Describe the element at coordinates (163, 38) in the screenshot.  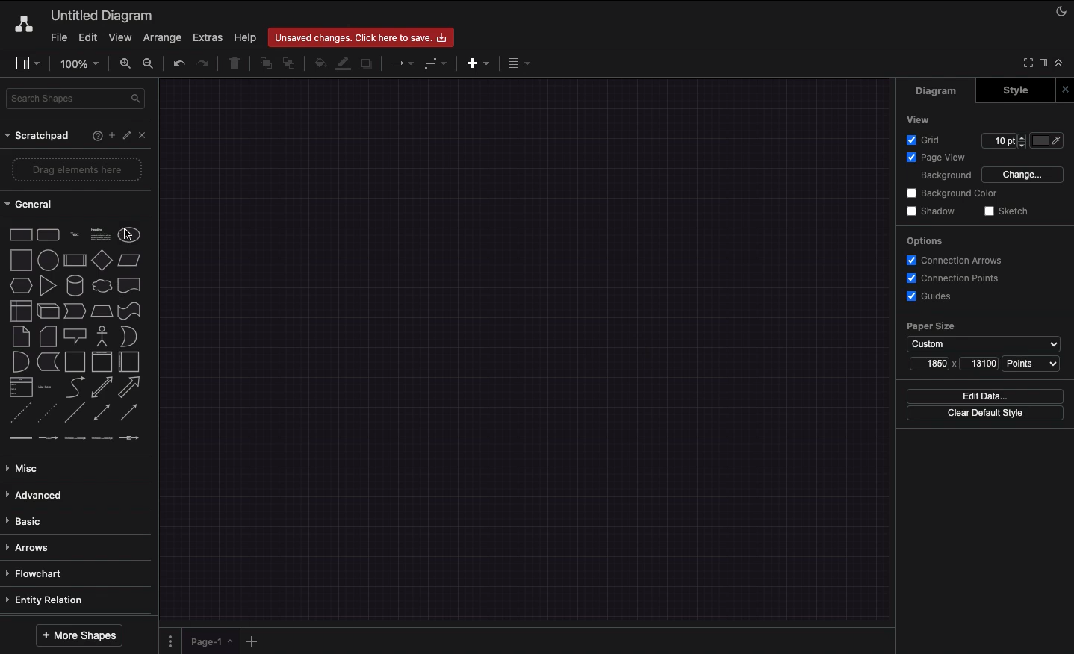
I see `Arrange` at that location.